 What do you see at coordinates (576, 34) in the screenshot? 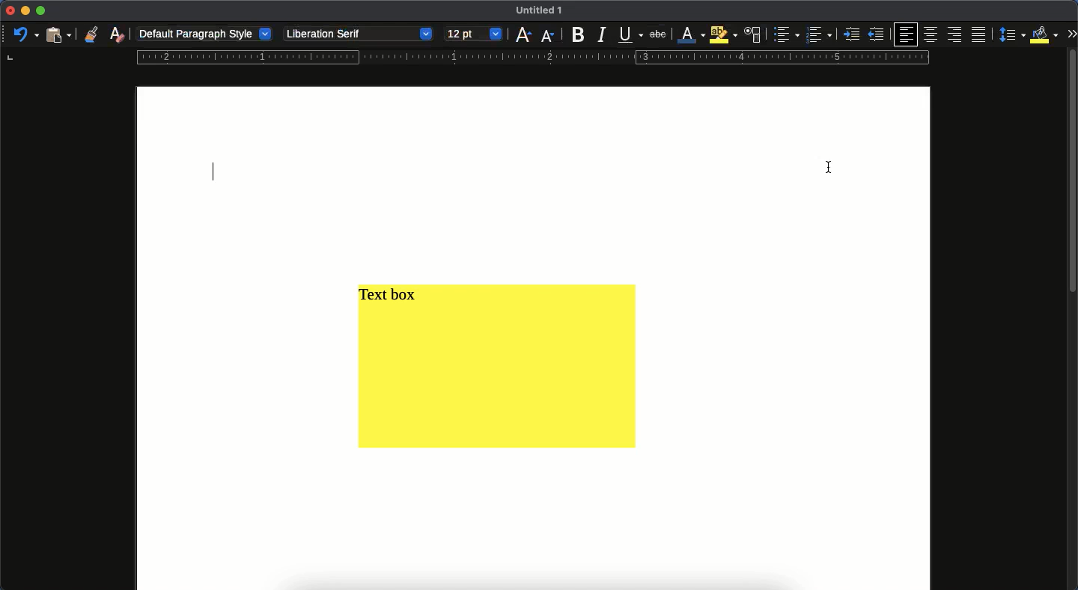
I see `bold` at bounding box center [576, 34].